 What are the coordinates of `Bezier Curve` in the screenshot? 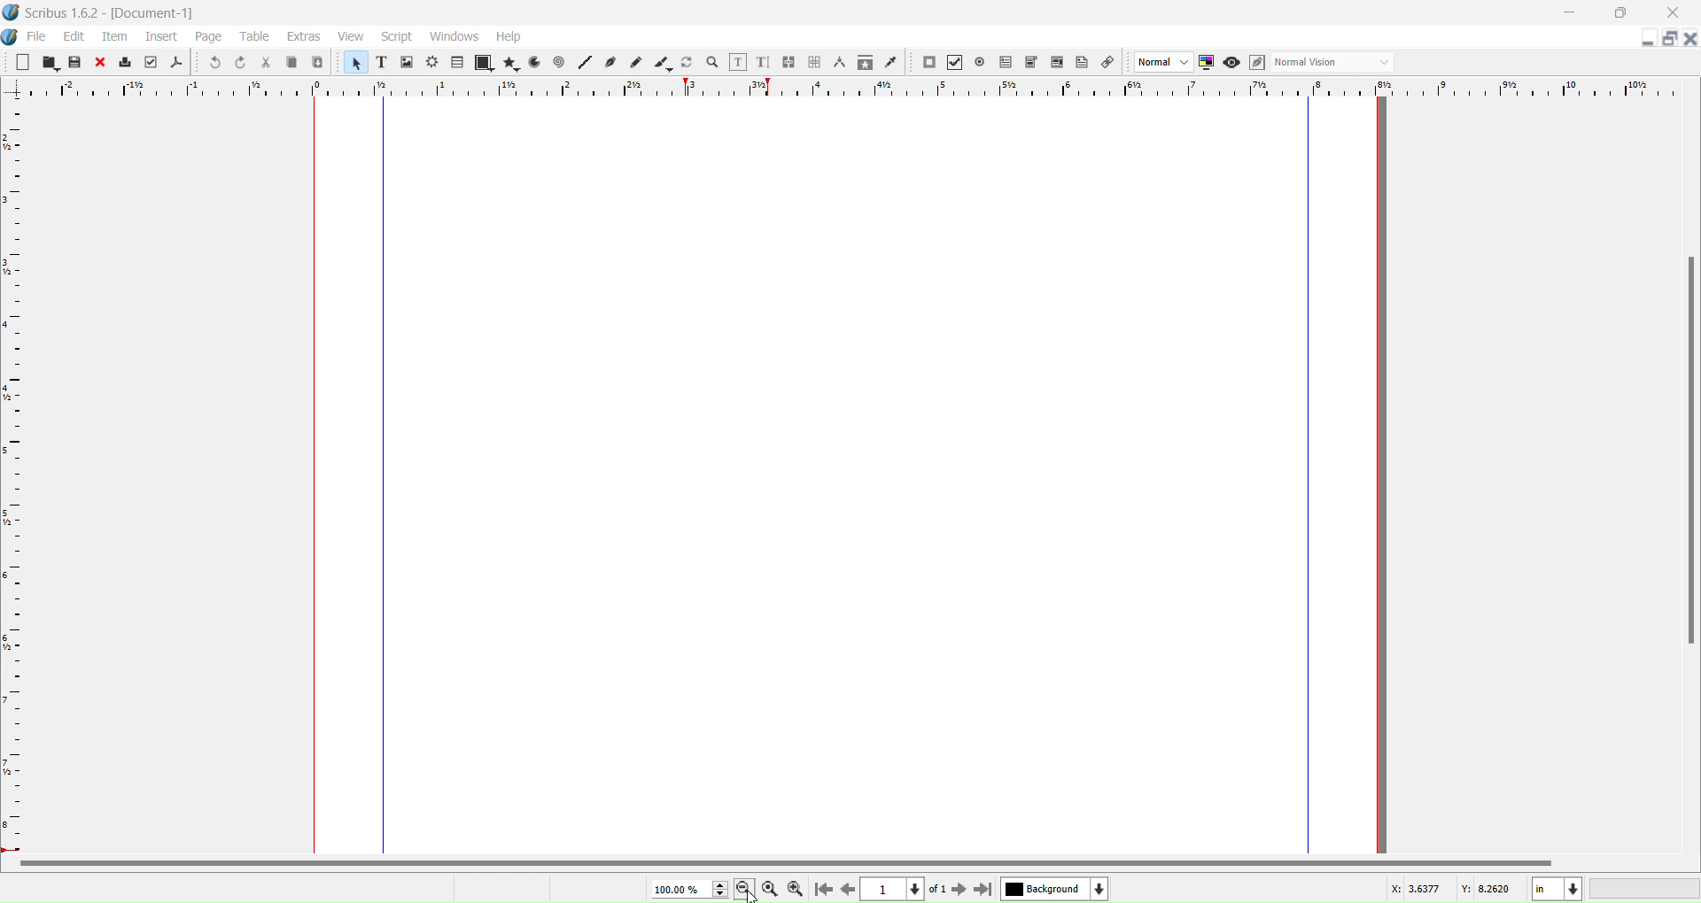 It's located at (610, 63).